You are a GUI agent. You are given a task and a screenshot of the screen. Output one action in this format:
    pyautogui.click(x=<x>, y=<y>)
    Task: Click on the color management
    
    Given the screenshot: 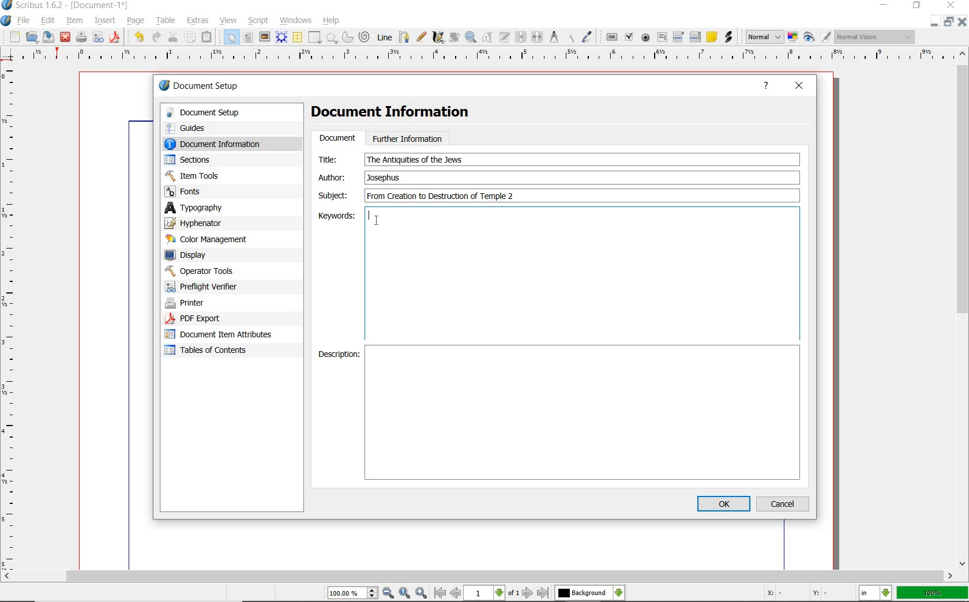 What is the action you would take?
    pyautogui.click(x=209, y=239)
    